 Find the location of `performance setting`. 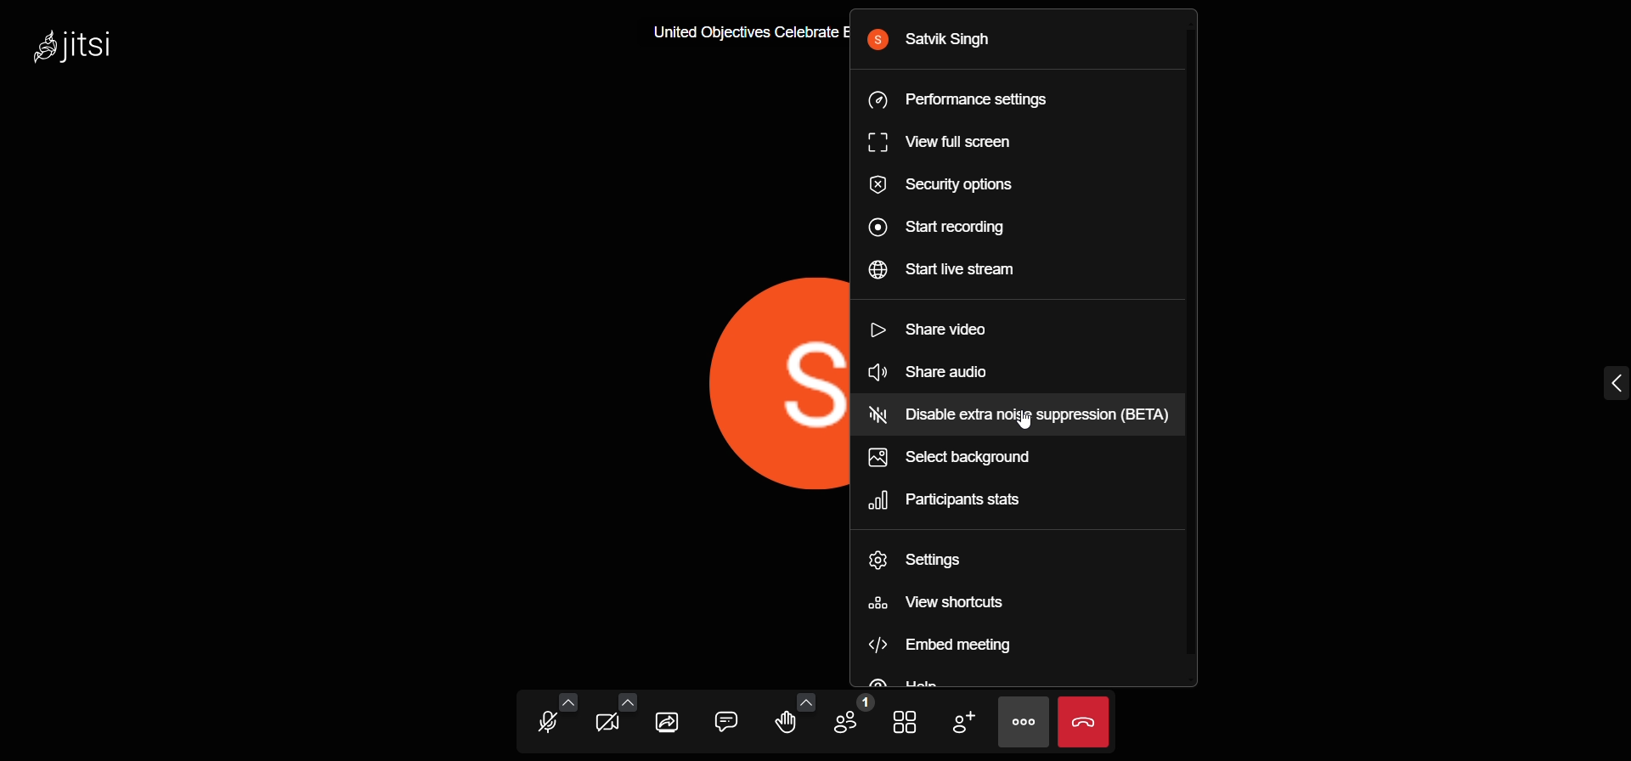

performance setting is located at coordinates (962, 101).